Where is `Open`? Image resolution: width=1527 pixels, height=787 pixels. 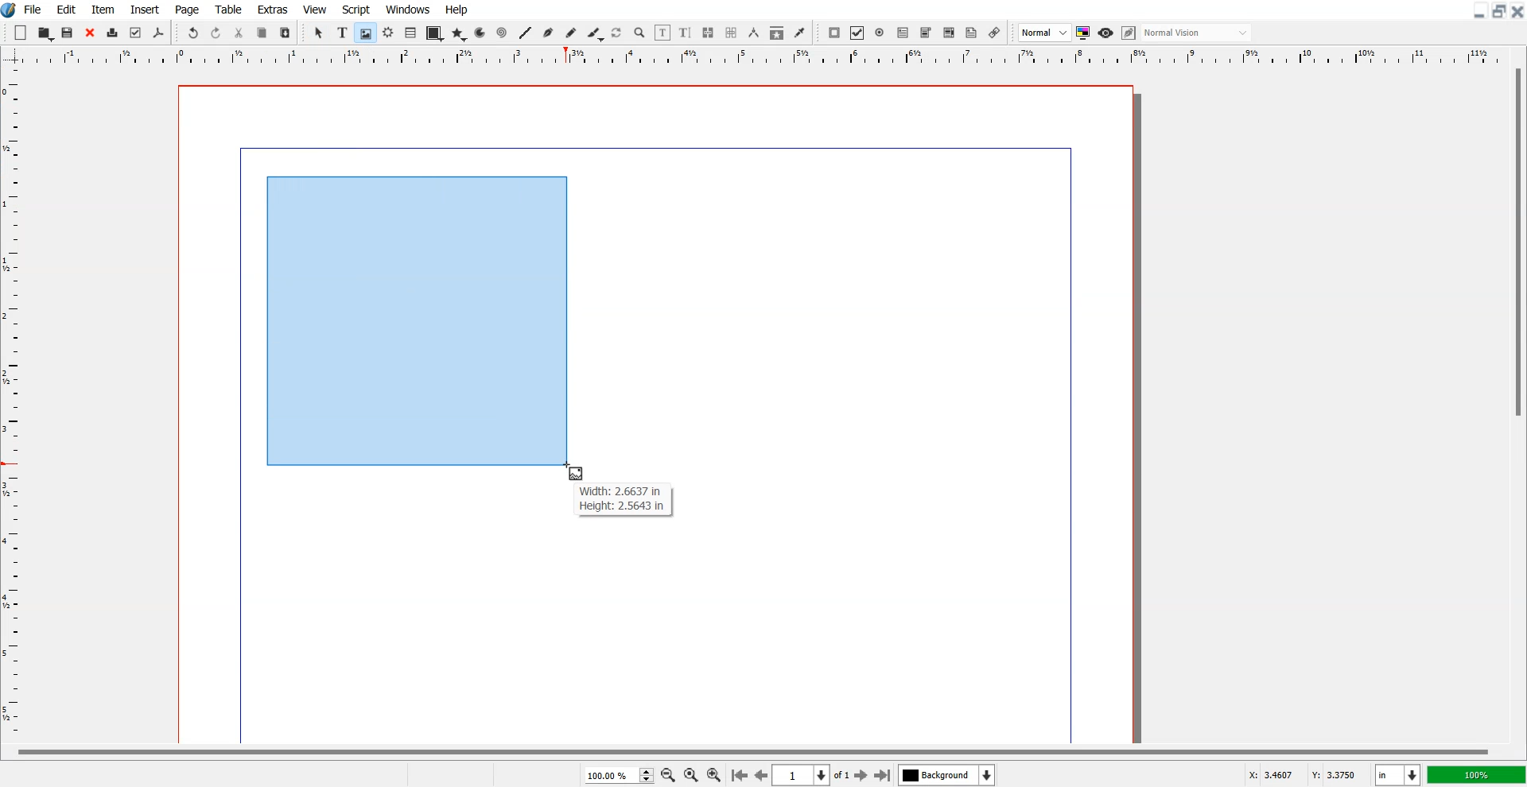 Open is located at coordinates (45, 33).